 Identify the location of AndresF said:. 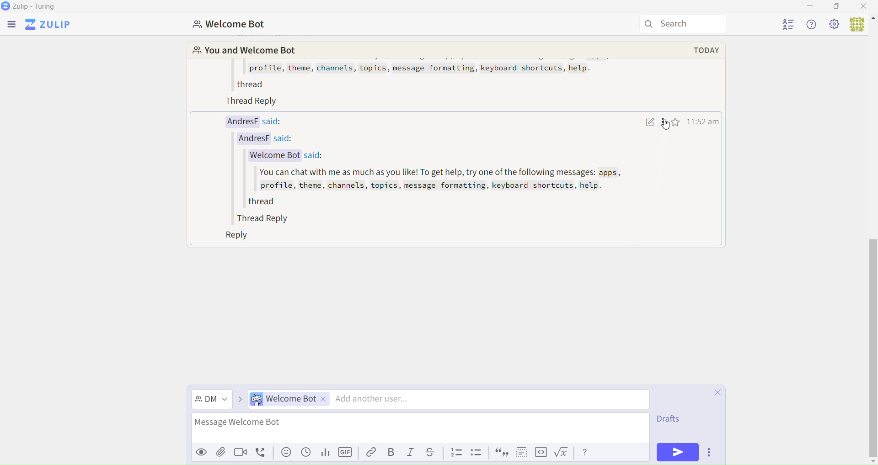
(272, 139).